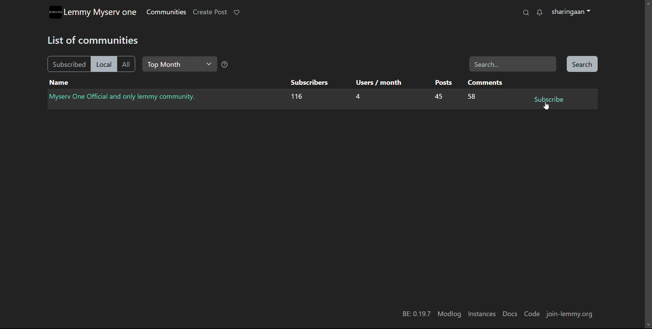  Describe the element at coordinates (437, 97) in the screenshot. I see `45` at that location.